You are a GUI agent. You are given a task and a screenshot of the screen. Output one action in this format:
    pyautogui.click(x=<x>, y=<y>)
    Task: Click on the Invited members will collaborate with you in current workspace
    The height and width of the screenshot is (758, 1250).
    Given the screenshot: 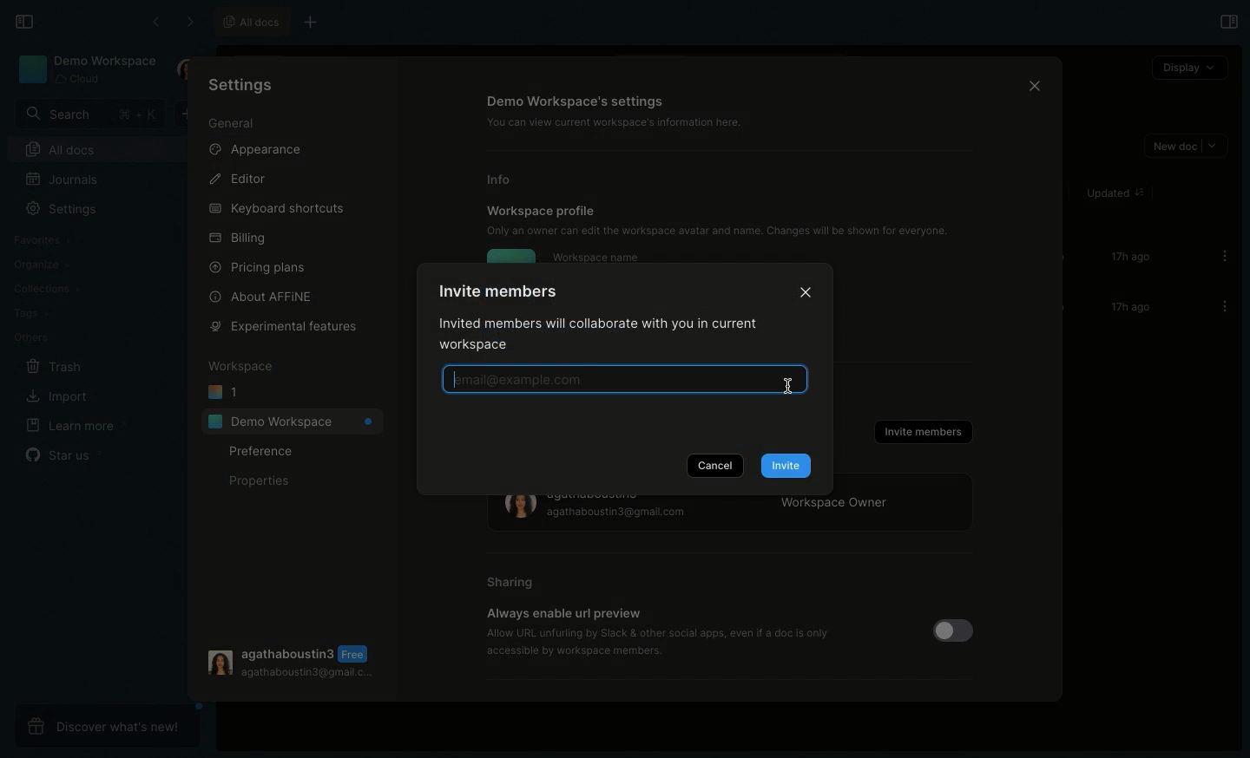 What is the action you would take?
    pyautogui.click(x=606, y=337)
    